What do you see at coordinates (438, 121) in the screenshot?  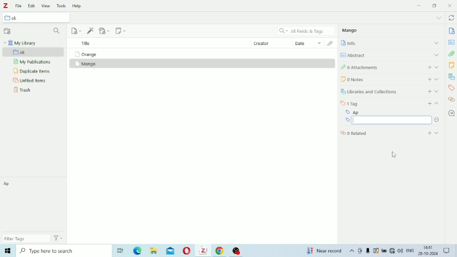 I see `Hide` at bounding box center [438, 121].